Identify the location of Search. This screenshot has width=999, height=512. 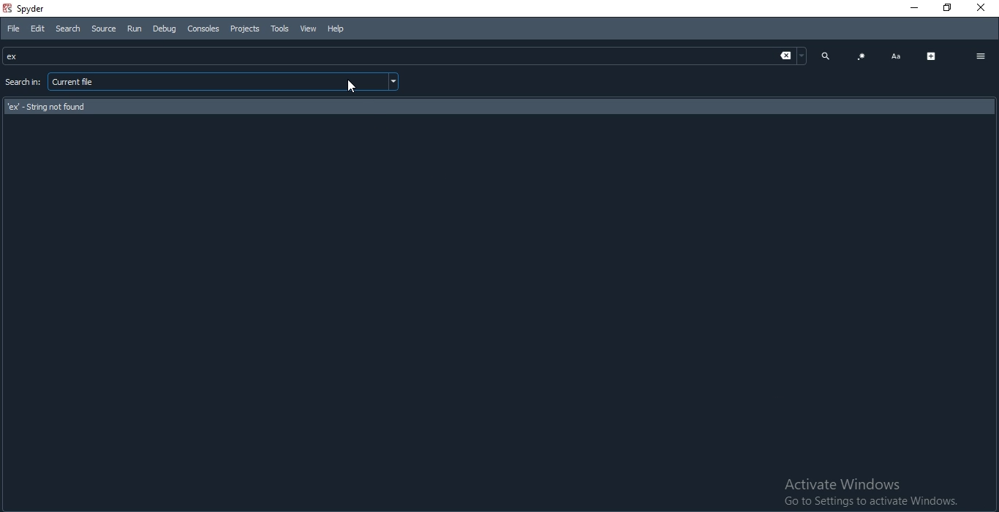
(67, 29).